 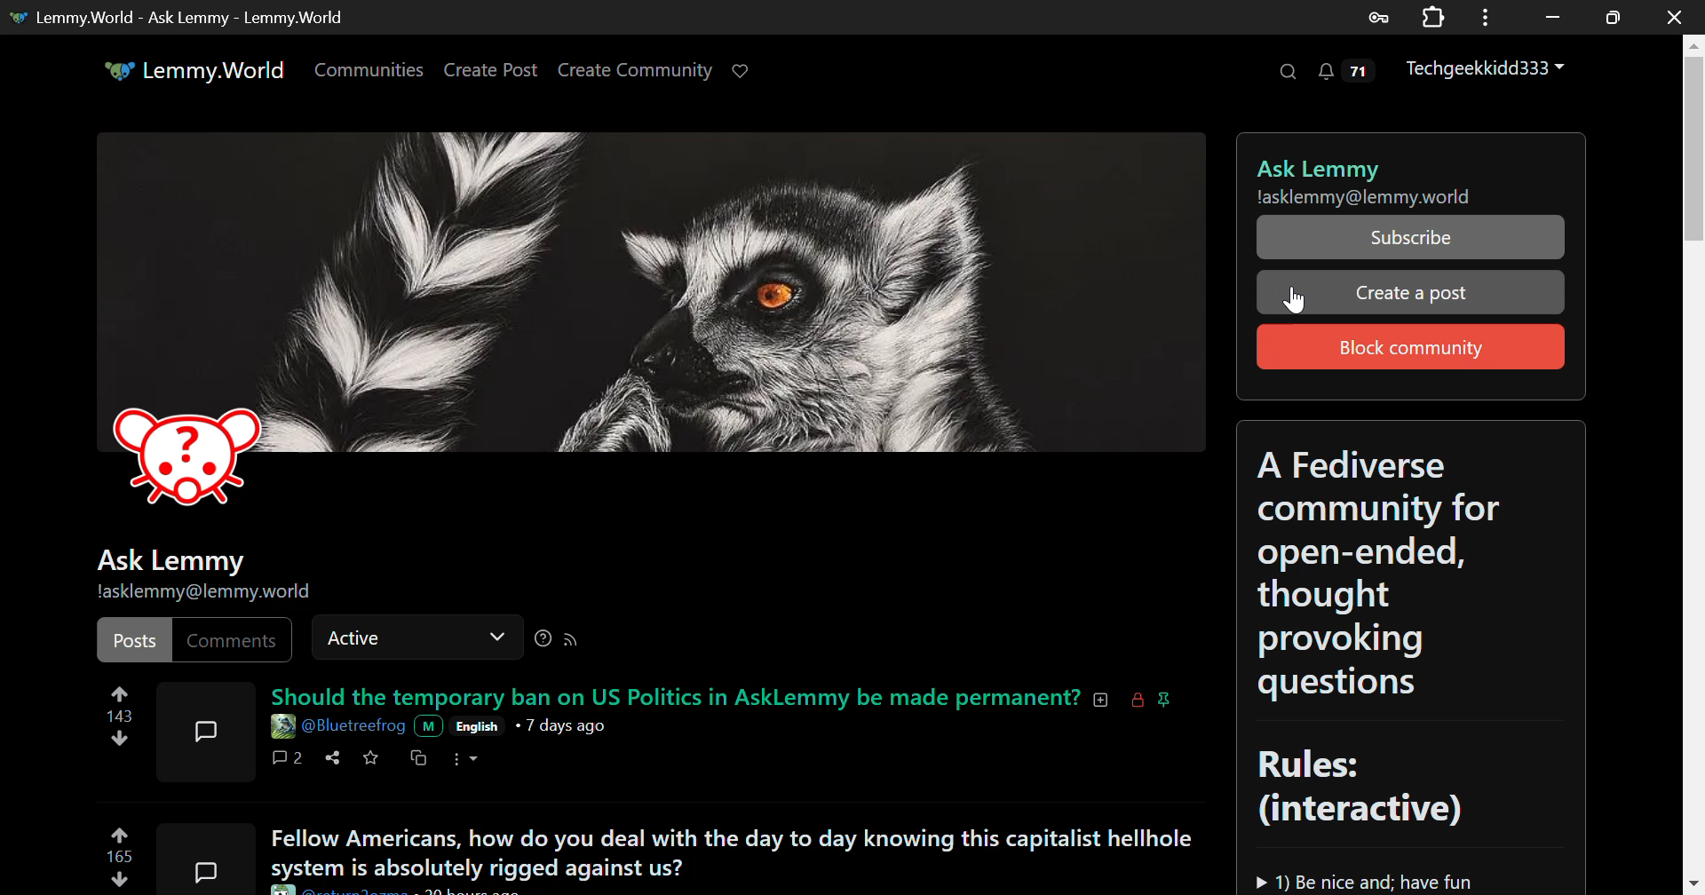 I want to click on Create Post, so click(x=491, y=72).